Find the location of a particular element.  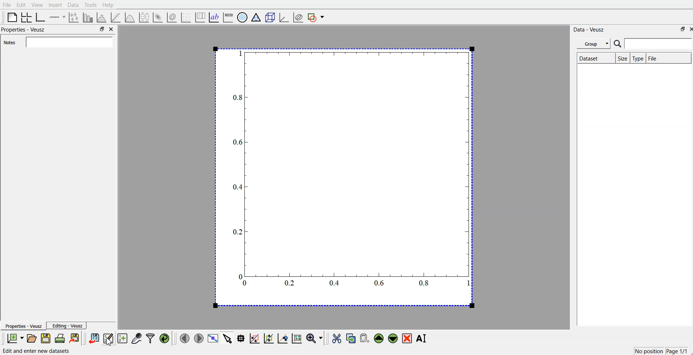

click to zoom out graph axes is located at coordinates (269, 339).